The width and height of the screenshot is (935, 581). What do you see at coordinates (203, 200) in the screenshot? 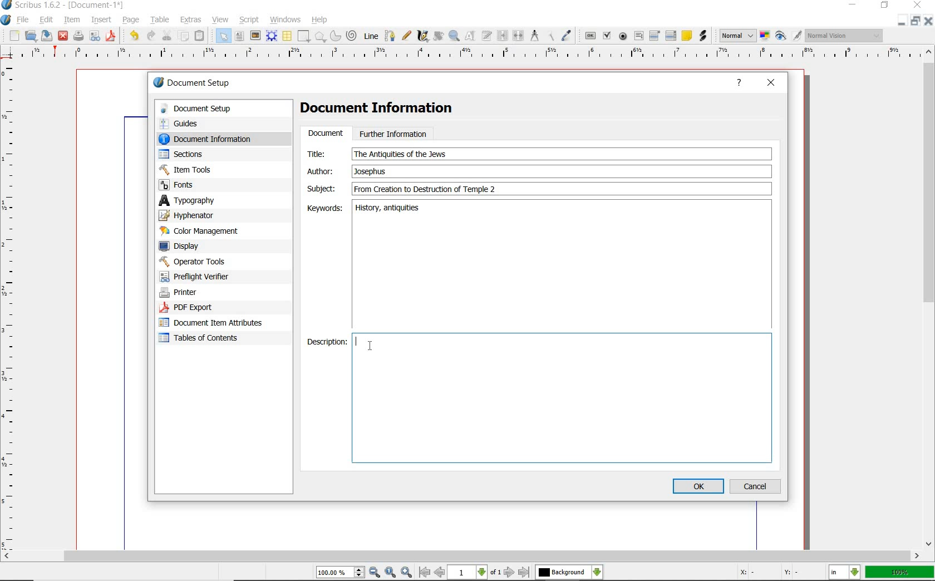
I see `typography` at bounding box center [203, 200].